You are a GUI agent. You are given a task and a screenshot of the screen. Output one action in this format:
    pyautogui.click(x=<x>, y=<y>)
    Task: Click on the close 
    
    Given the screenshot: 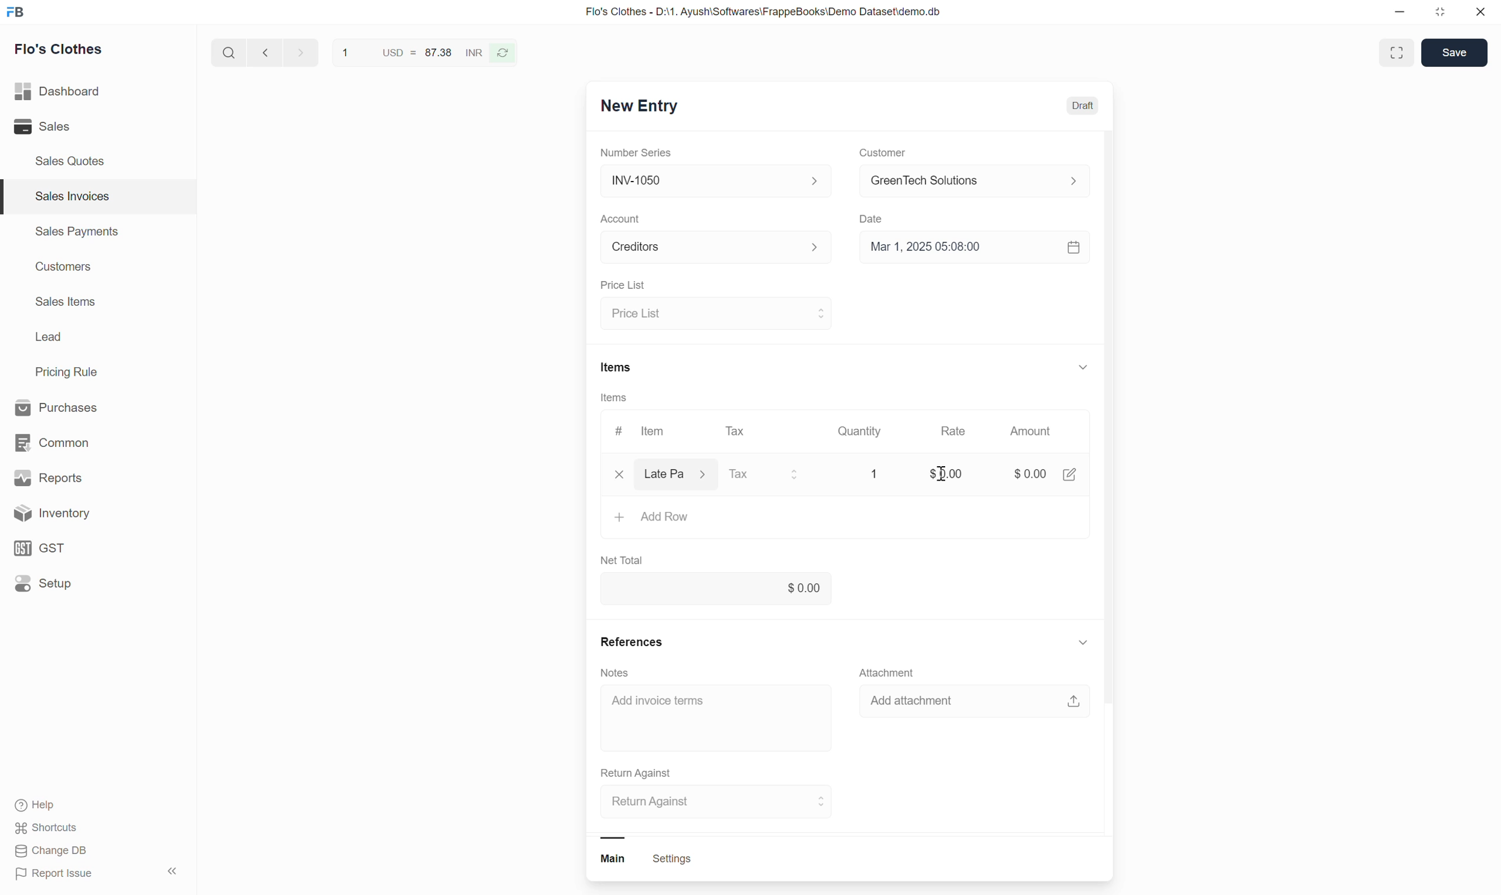 What is the action you would take?
    pyautogui.click(x=1482, y=13)
    